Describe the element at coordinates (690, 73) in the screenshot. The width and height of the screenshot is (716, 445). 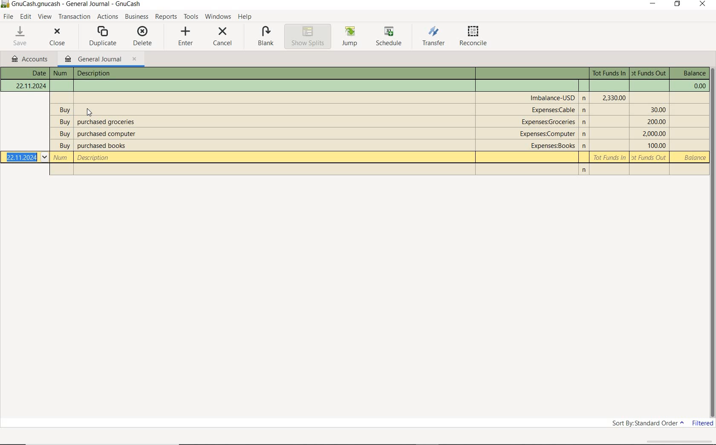
I see `Text` at that location.